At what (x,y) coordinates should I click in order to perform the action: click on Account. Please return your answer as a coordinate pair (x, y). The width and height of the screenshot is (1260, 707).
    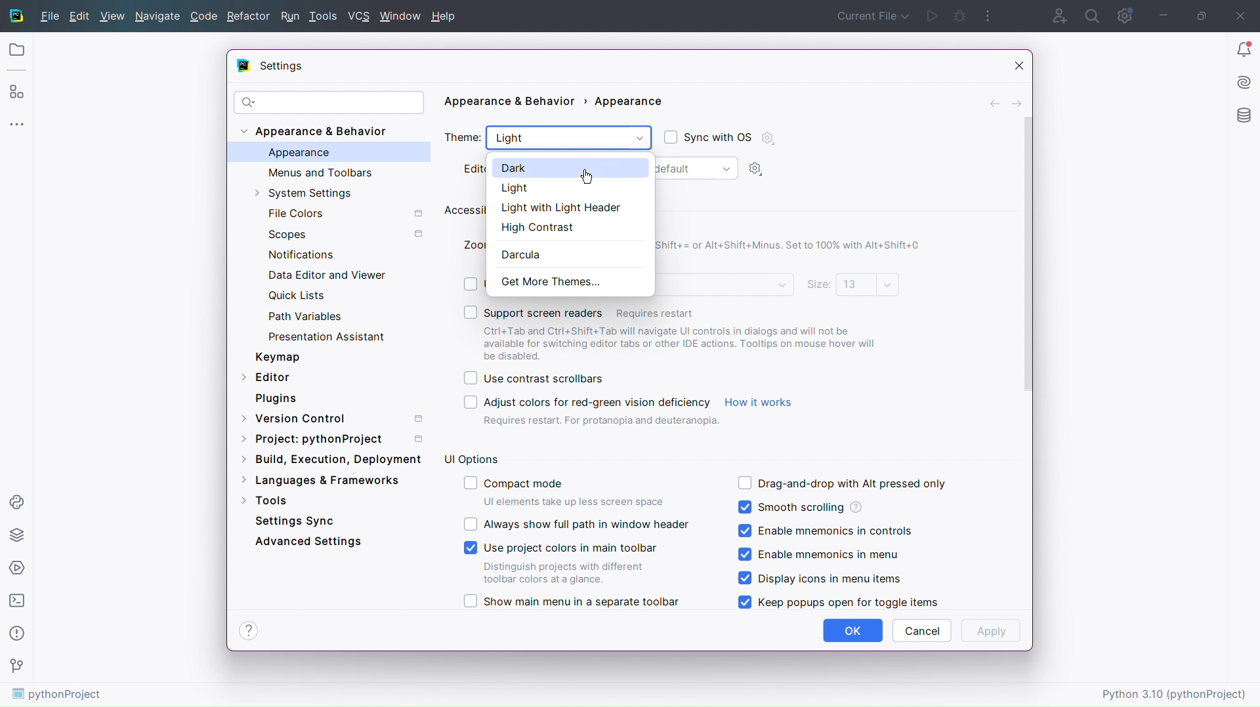
    Looking at the image, I should click on (1055, 14).